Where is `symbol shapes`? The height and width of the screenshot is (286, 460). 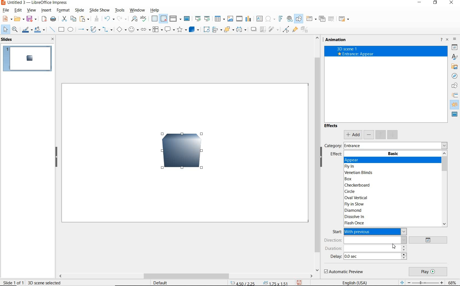 symbol shapes is located at coordinates (133, 30).